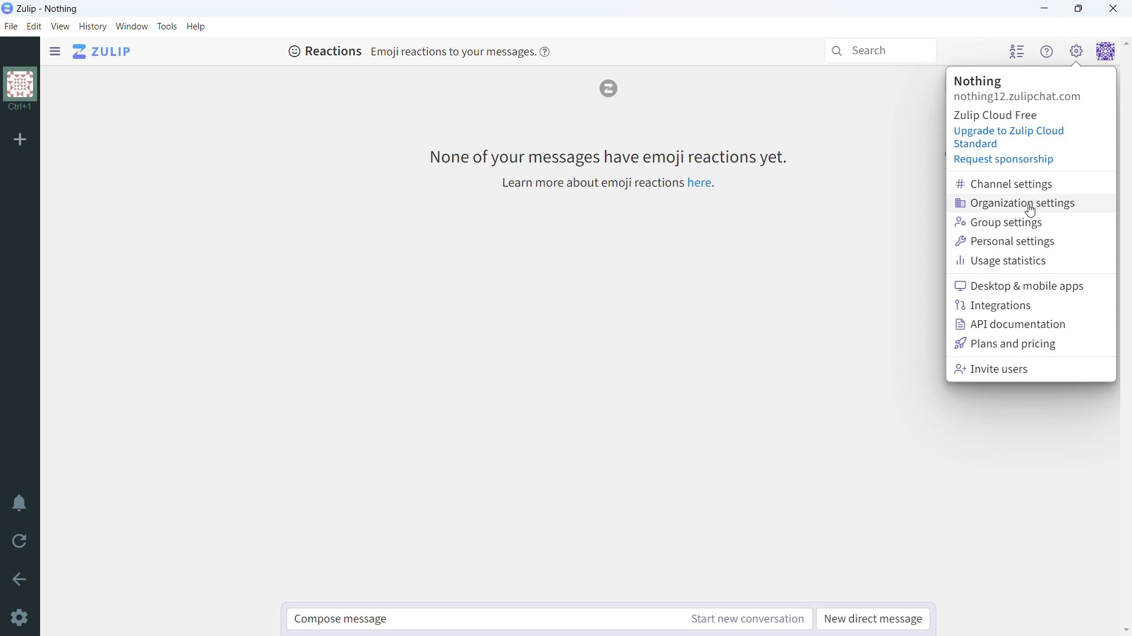 This screenshot has height=636, width=1132. I want to click on new direct message, so click(873, 620).